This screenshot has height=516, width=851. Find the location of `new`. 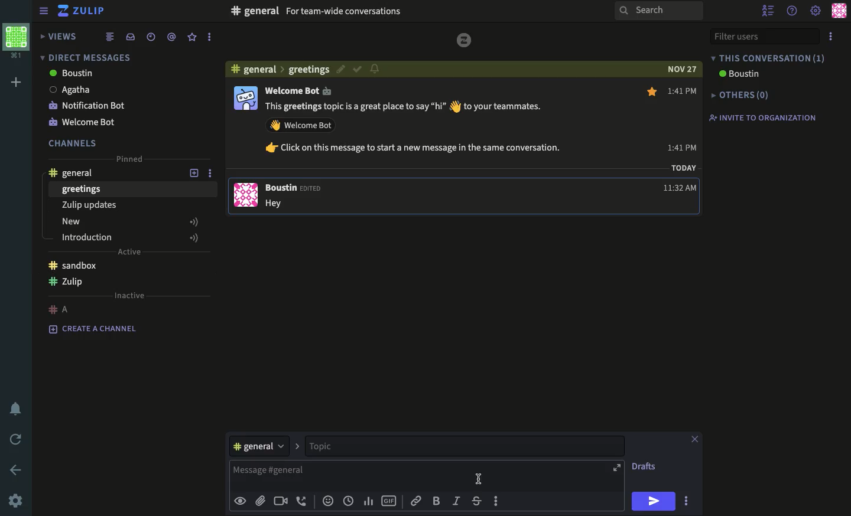

new is located at coordinates (129, 221).